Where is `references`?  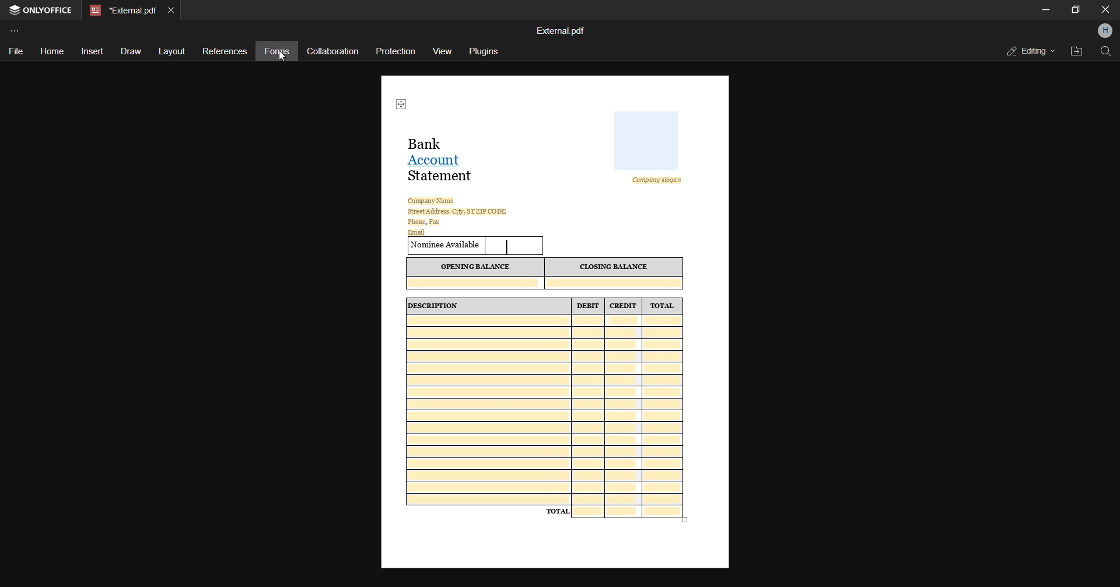 references is located at coordinates (226, 51).